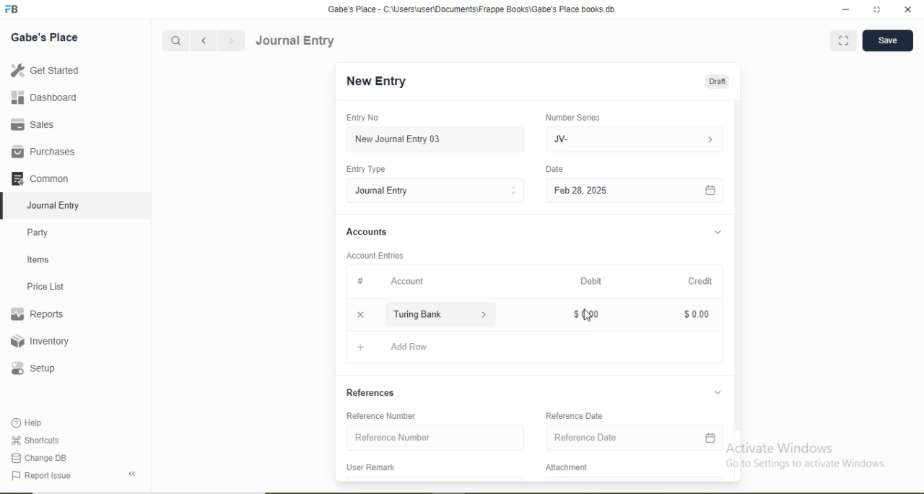 The height and width of the screenshot is (494, 924). What do you see at coordinates (38, 259) in the screenshot?
I see `Items` at bounding box center [38, 259].